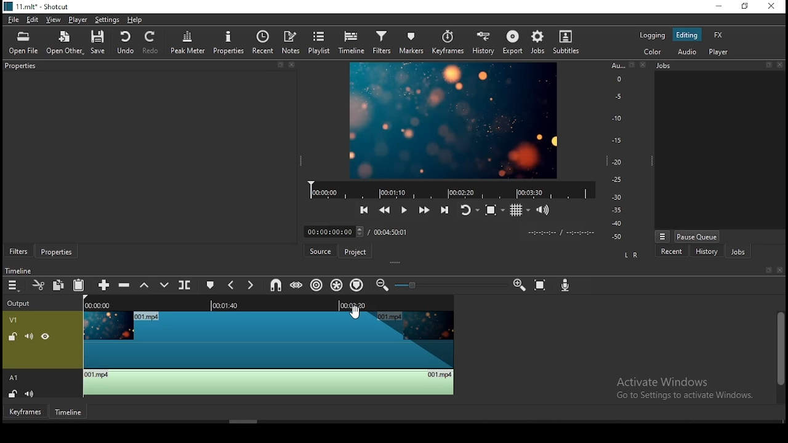 This screenshot has width=788, height=443. What do you see at coordinates (232, 384) in the screenshot?
I see `audio track` at bounding box center [232, 384].